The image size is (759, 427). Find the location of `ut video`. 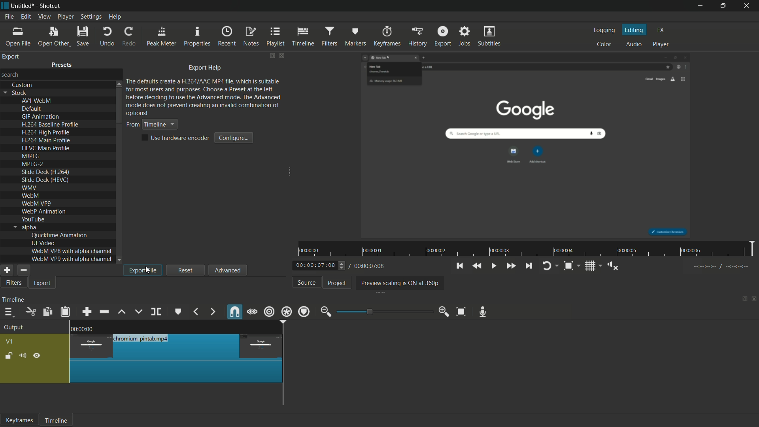

ut video is located at coordinates (43, 243).